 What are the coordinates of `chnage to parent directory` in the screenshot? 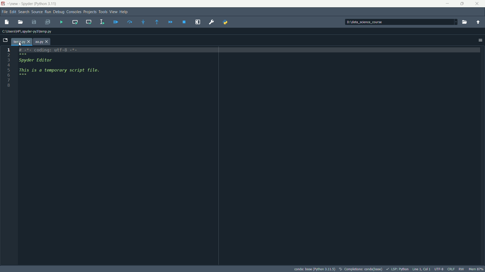 It's located at (478, 22).